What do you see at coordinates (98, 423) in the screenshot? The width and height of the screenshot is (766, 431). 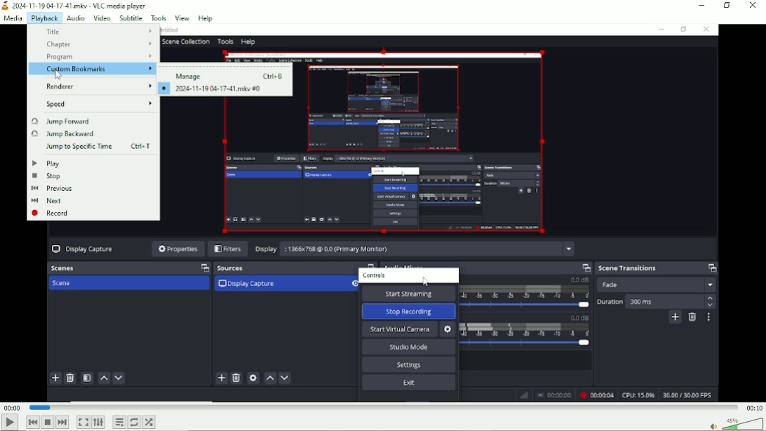 I see `Show extended settings` at bounding box center [98, 423].